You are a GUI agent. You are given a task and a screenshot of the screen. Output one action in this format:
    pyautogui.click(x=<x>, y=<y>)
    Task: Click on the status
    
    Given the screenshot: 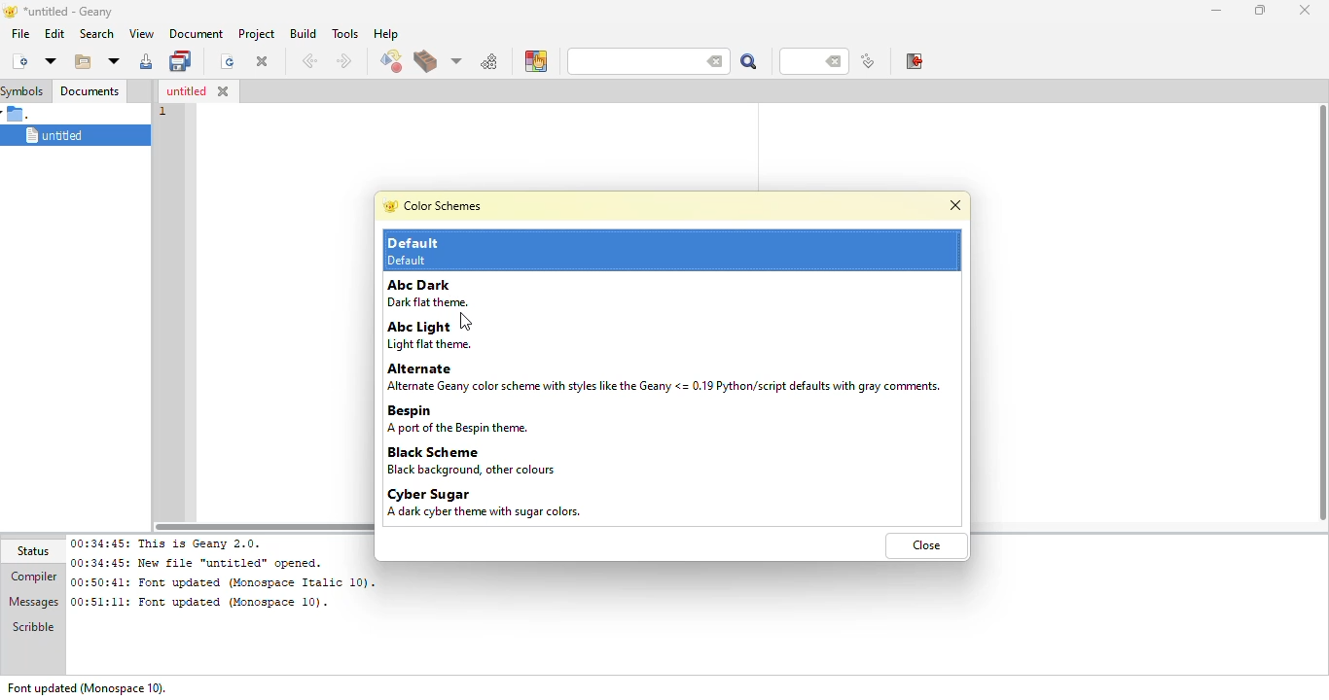 What is the action you would take?
    pyautogui.click(x=37, y=551)
    